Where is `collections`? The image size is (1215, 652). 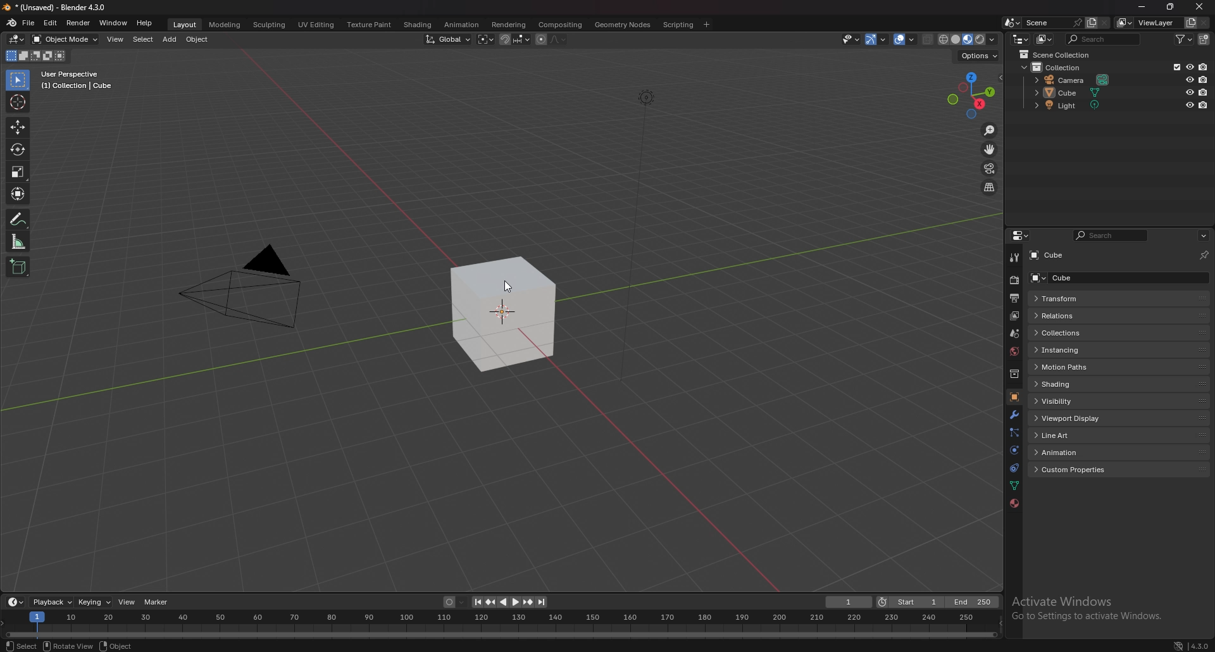
collections is located at coordinates (1073, 333).